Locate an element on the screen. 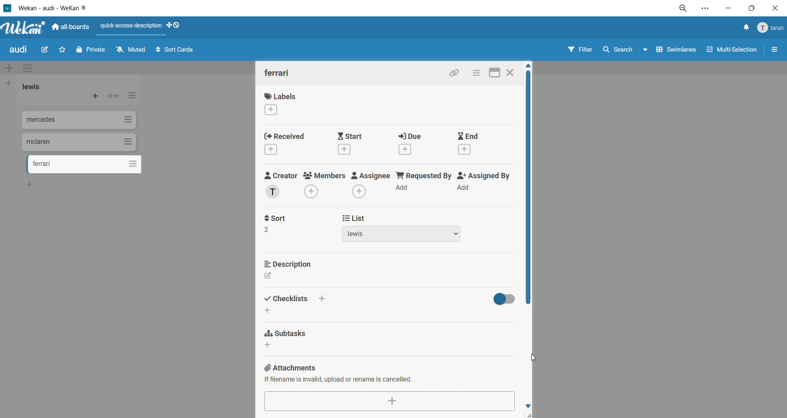 This screenshot has height=418, width=787. multiselections is located at coordinates (730, 51).